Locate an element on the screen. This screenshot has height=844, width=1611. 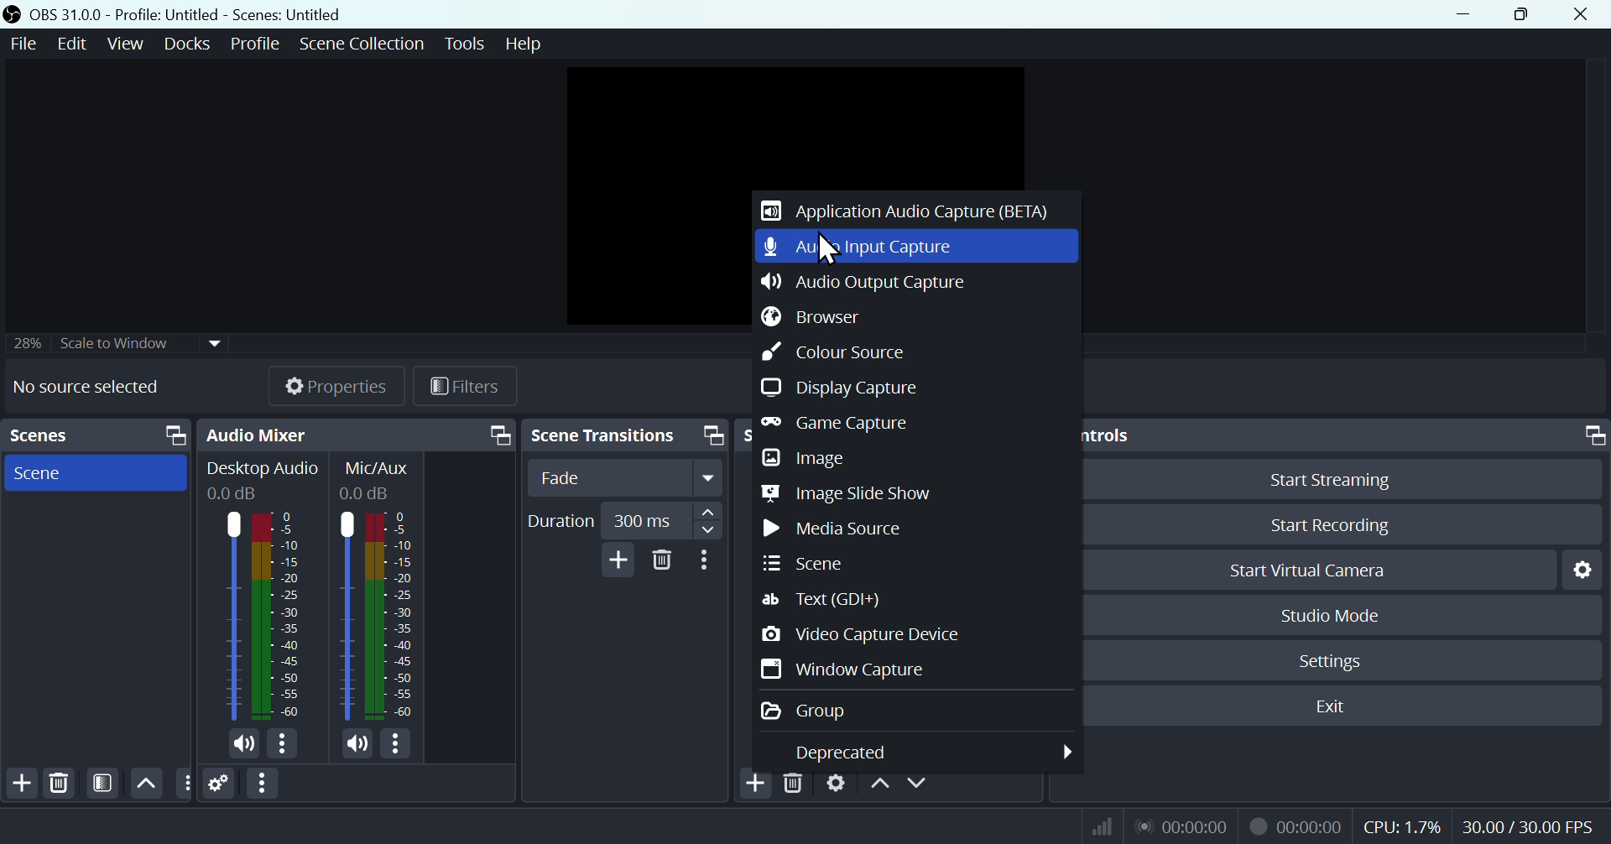
Display capture is located at coordinates (853, 387).